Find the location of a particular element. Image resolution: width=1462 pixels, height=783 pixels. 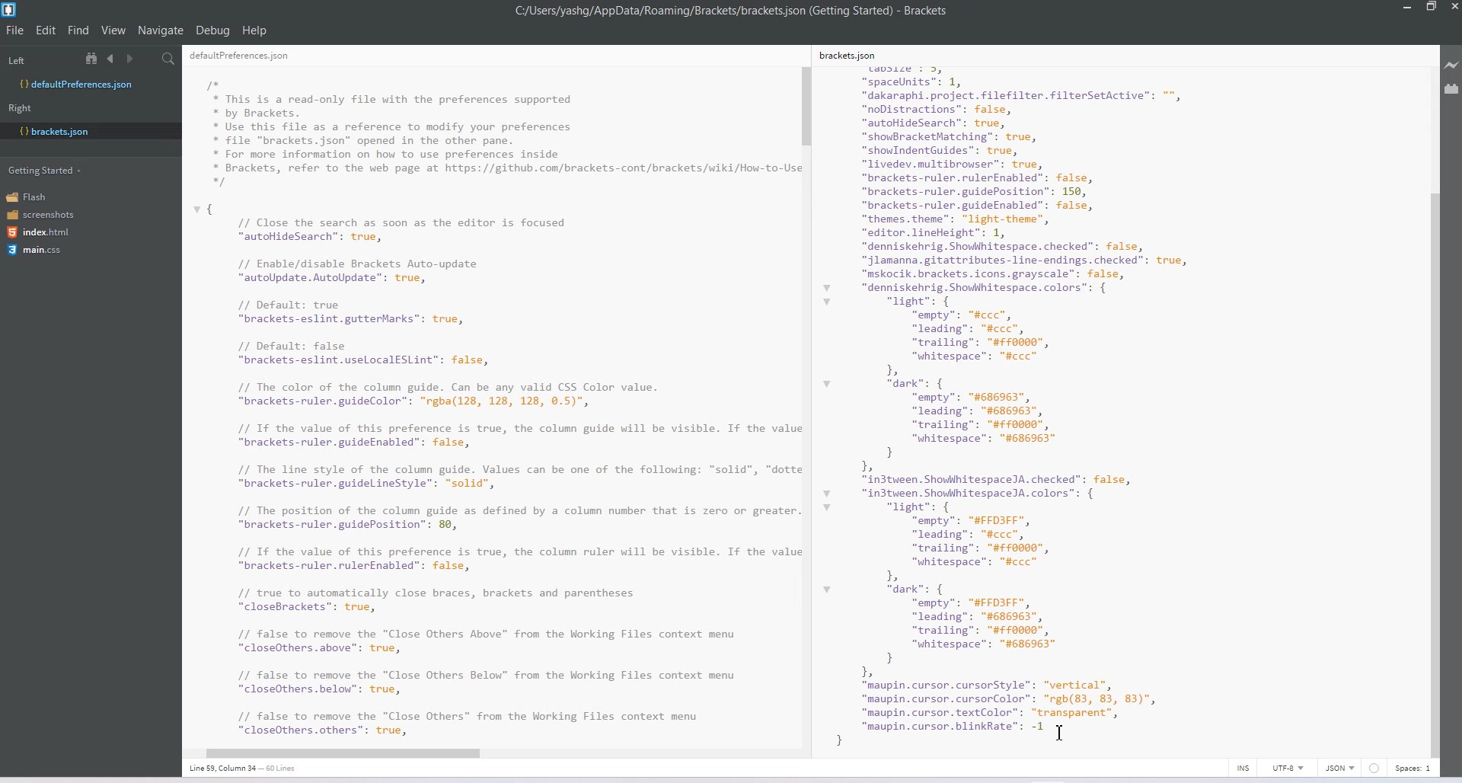

JSON is located at coordinates (1341, 768).